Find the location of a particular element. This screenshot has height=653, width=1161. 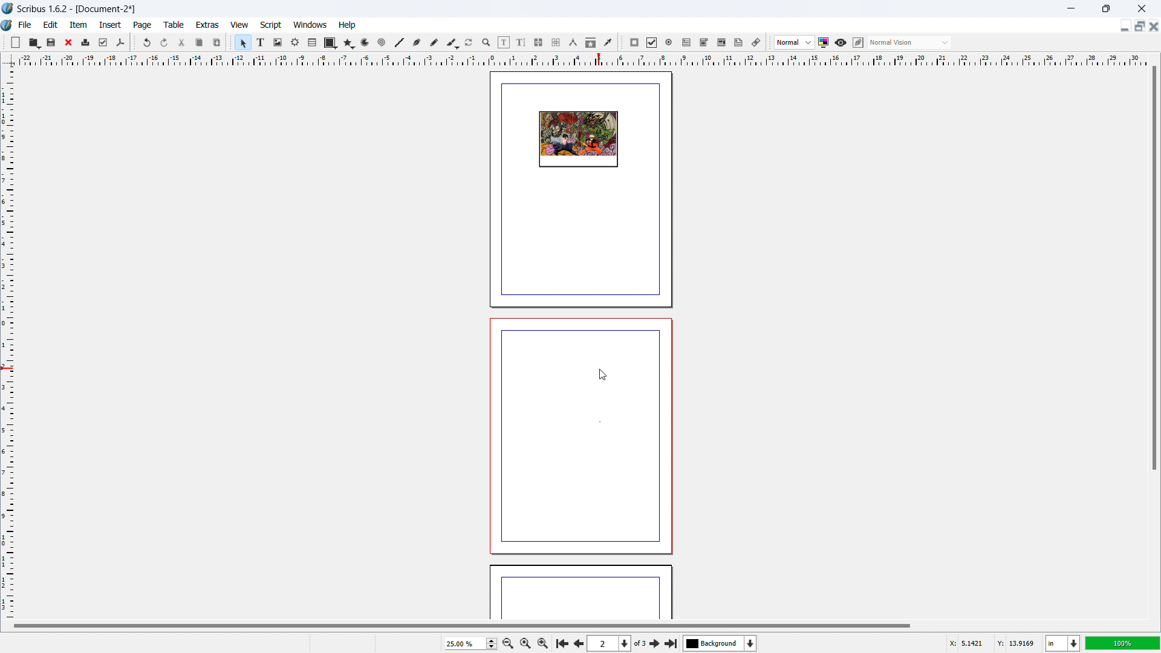

edit in preview mode is located at coordinates (857, 43).